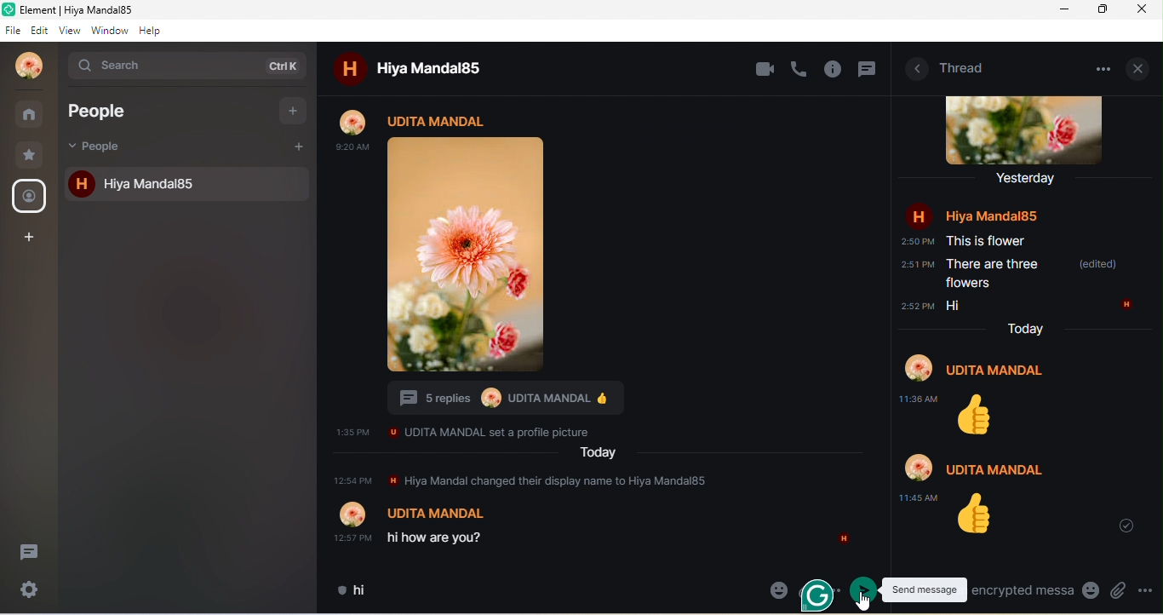 The width and height of the screenshot is (1163, 615). Describe the element at coordinates (491, 398) in the screenshot. I see `Profile picture` at that location.